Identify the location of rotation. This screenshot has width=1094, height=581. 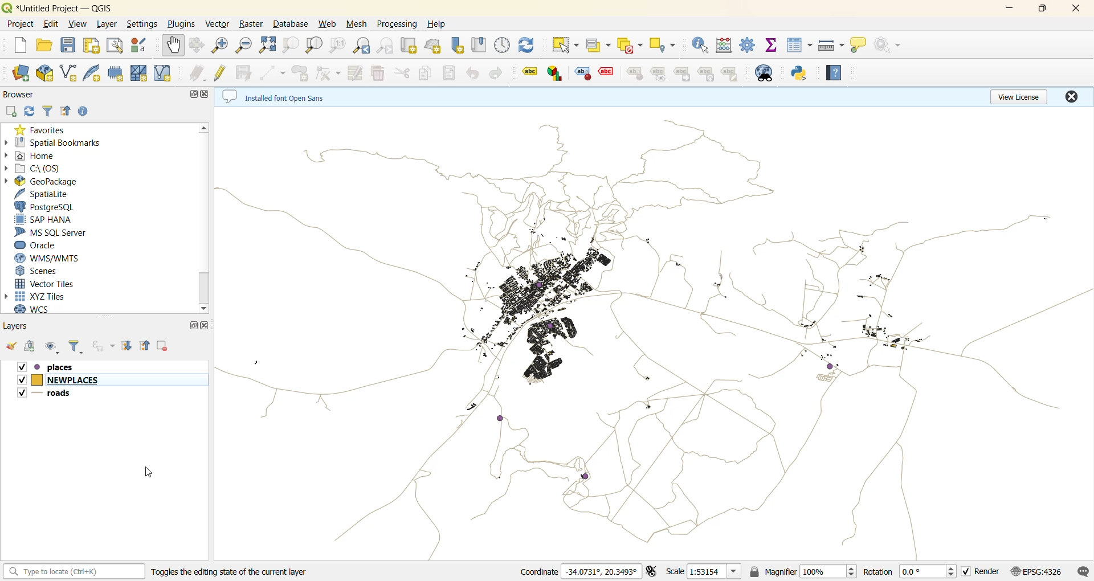
(910, 572).